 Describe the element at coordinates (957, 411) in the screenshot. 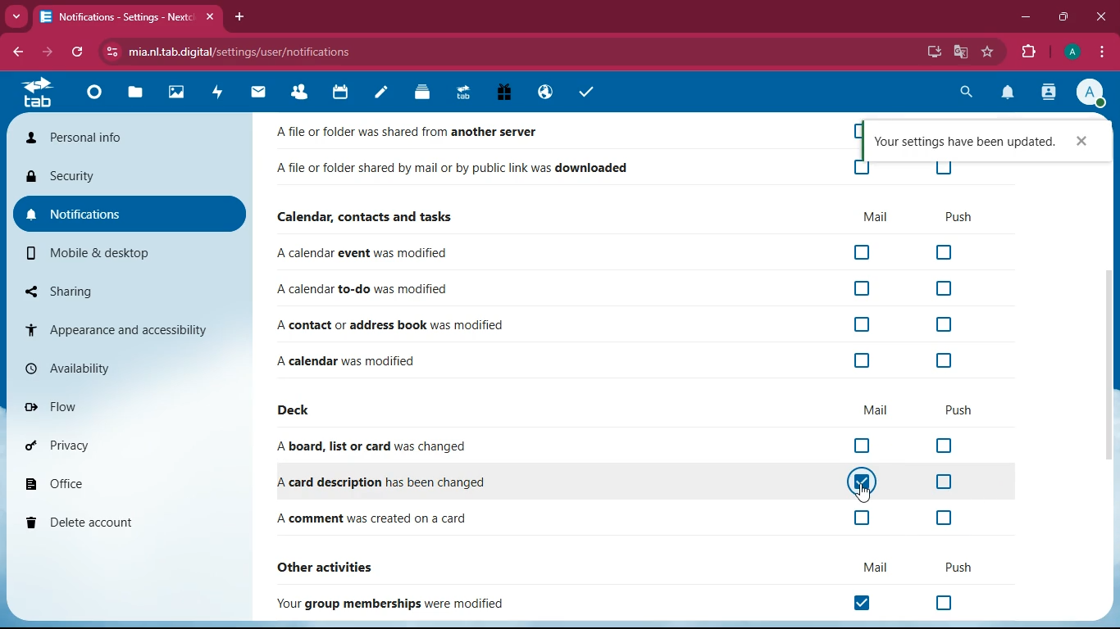

I see `push` at that location.